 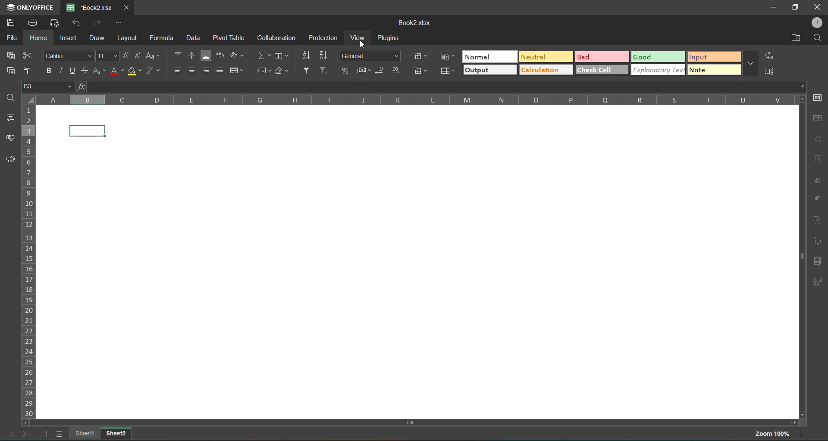 I want to click on next, so click(x=26, y=434).